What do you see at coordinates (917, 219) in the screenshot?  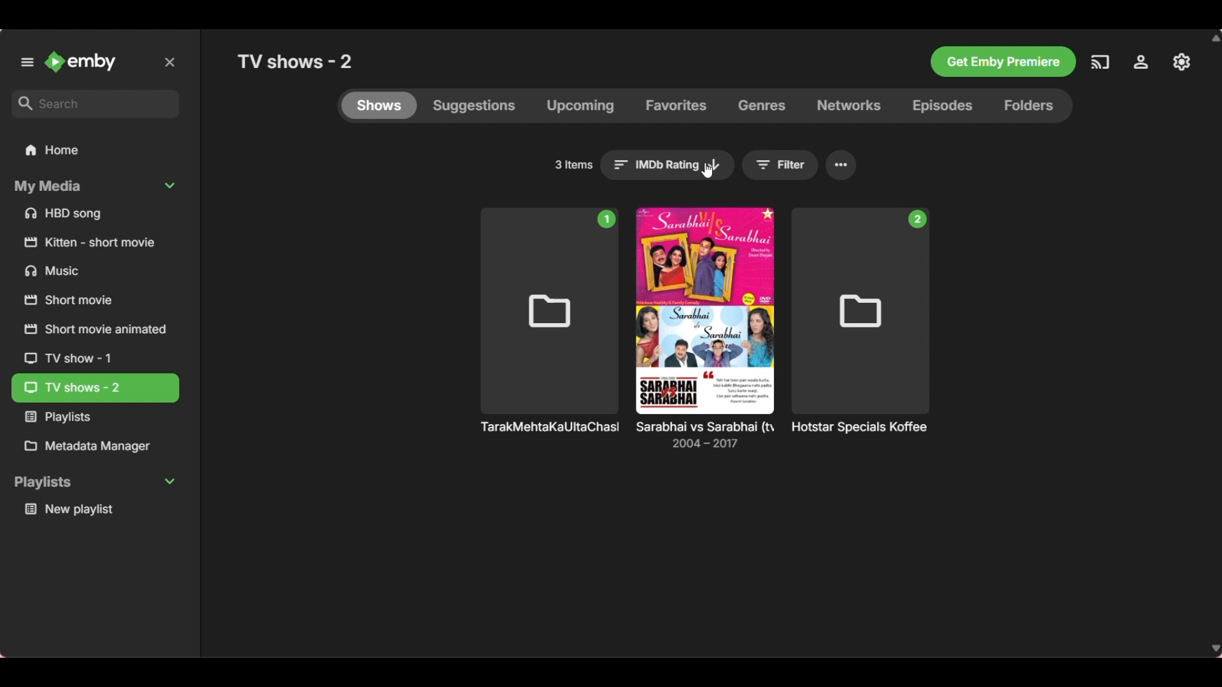 I see `Number of files in folder` at bounding box center [917, 219].